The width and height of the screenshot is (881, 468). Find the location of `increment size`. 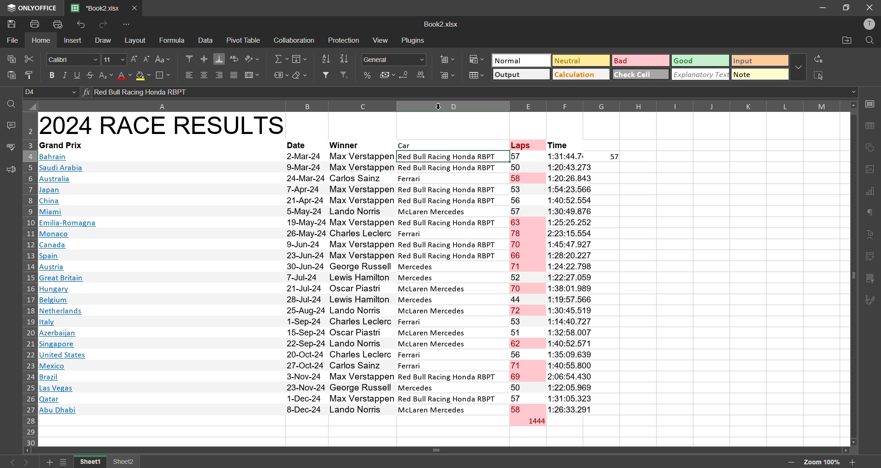

increment size is located at coordinates (134, 59).